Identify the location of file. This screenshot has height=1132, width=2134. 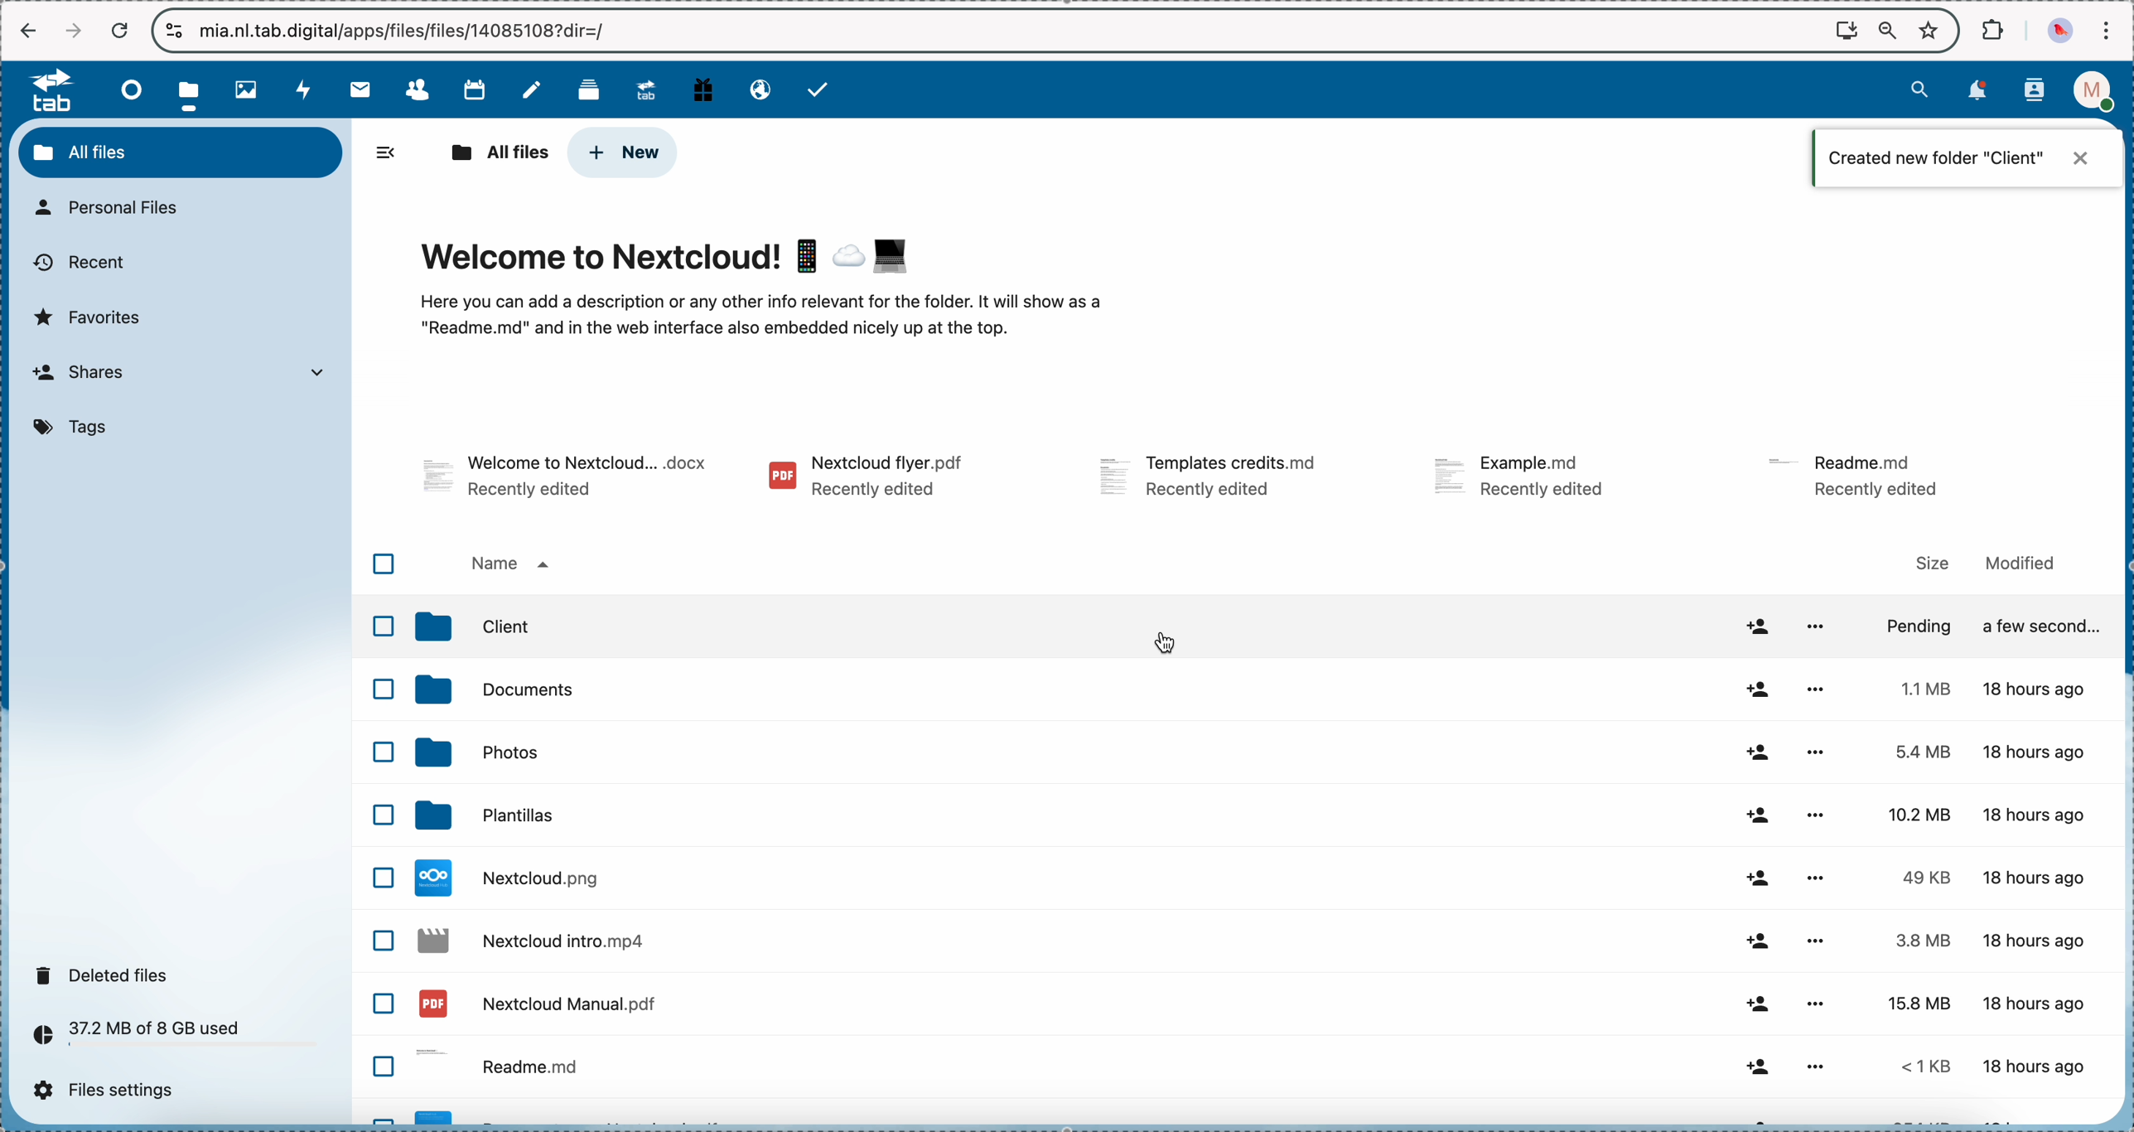
(1528, 480).